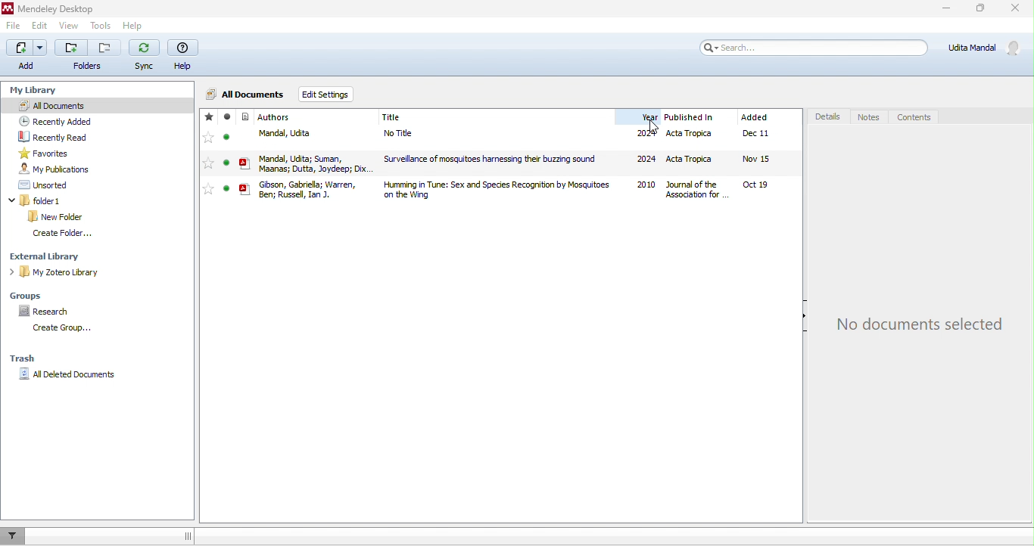  What do you see at coordinates (798, 48) in the screenshot?
I see `search` at bounding box center [798, 48].